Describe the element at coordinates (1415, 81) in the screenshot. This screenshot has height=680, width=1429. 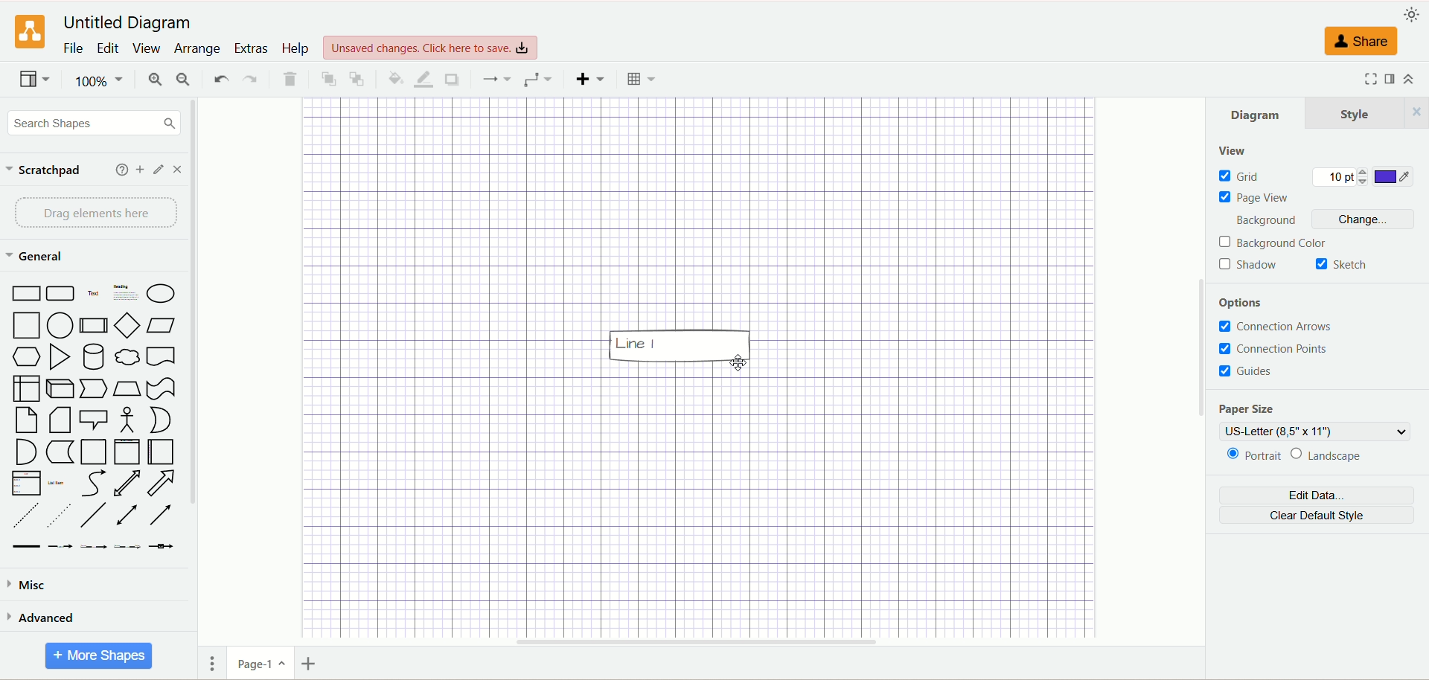
I see `collapse/expand` at that location.